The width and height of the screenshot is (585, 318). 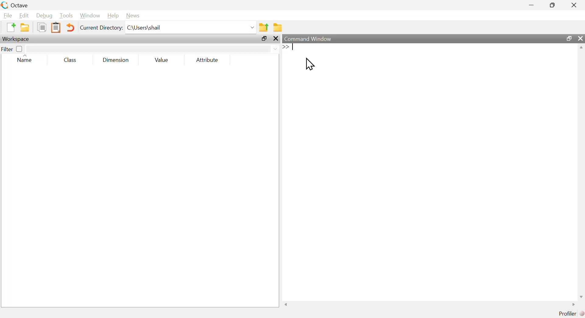 I want to click on octave logo, so click(x=4, y=5).